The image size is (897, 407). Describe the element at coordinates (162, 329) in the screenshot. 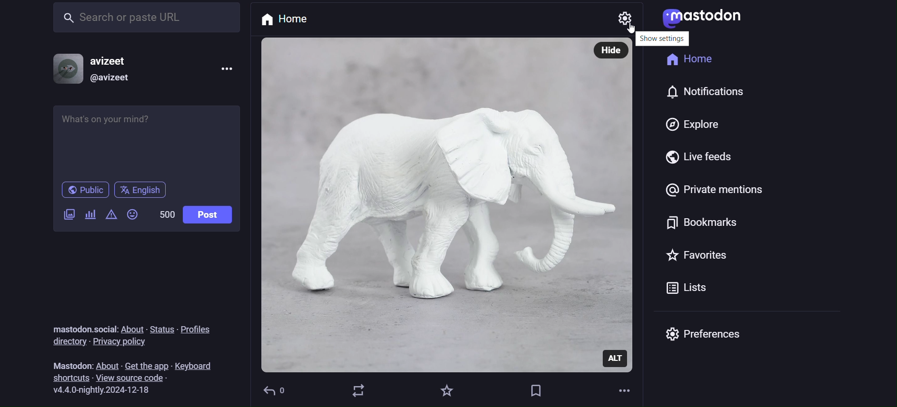

I see `status` at that location.